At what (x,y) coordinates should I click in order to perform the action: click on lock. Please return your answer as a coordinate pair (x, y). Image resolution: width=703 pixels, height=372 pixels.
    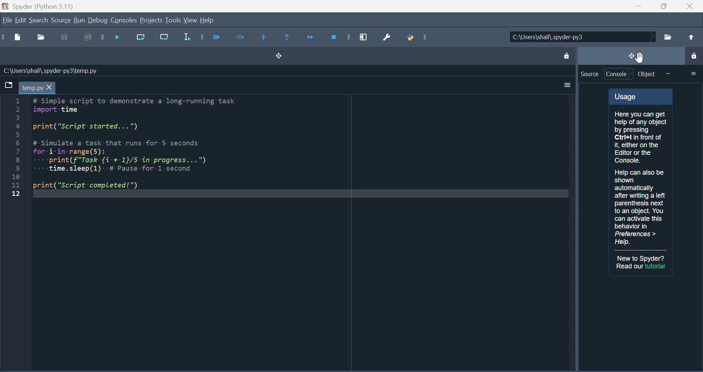
    Looking at the image, I should click on (693, 57).